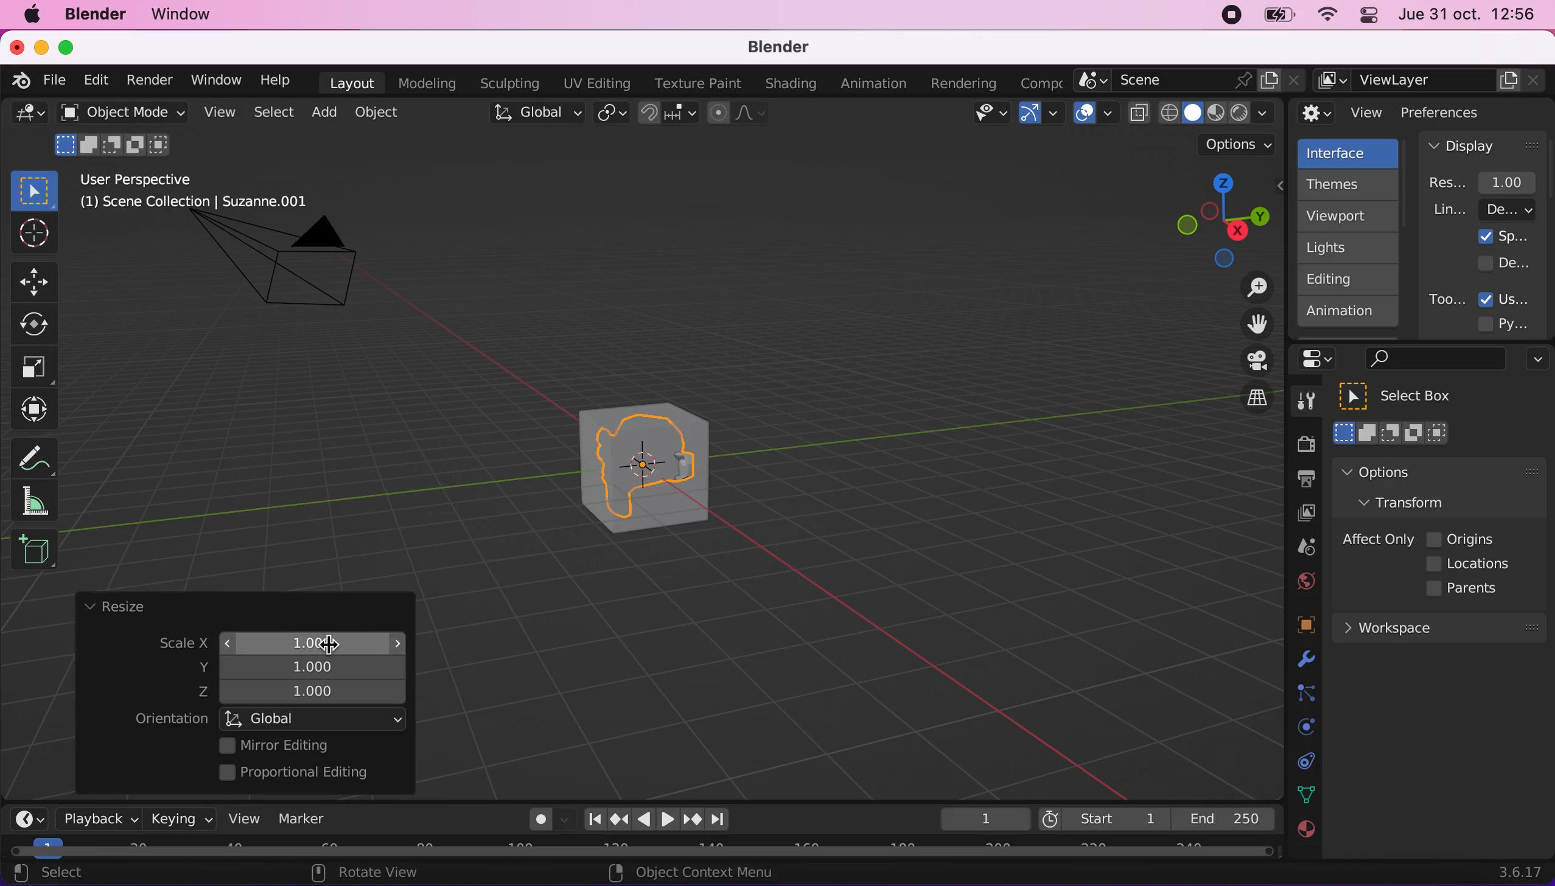 This screenshot has height=886, width=1555. What do you see at coordinates (1467, 15) in the screenshot?
I see `jue 31 oct. 12:56` at bounding box center [1467, 15].